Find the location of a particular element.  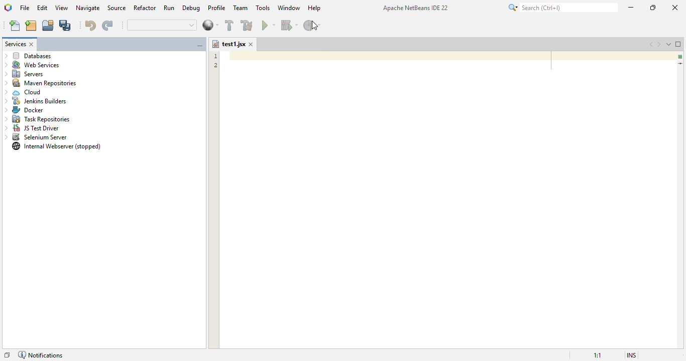

quick search bar is located at coordinates (162, 25).